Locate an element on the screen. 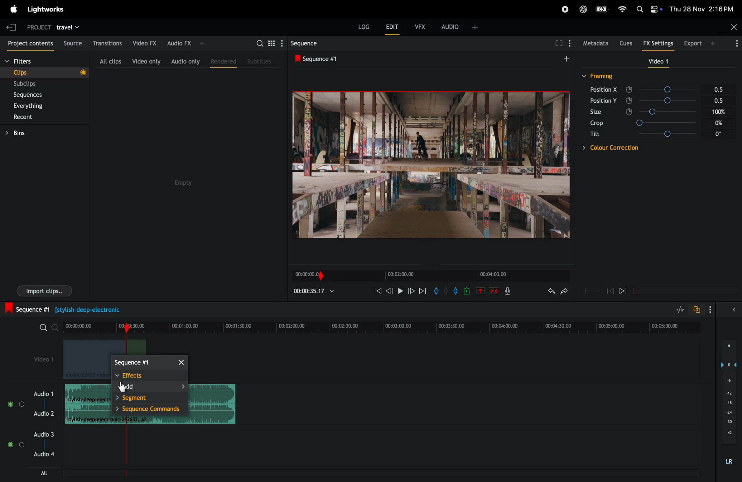 The height and width of the screenshot is (482, 742). pitch level is located at coordinates (728, 406).